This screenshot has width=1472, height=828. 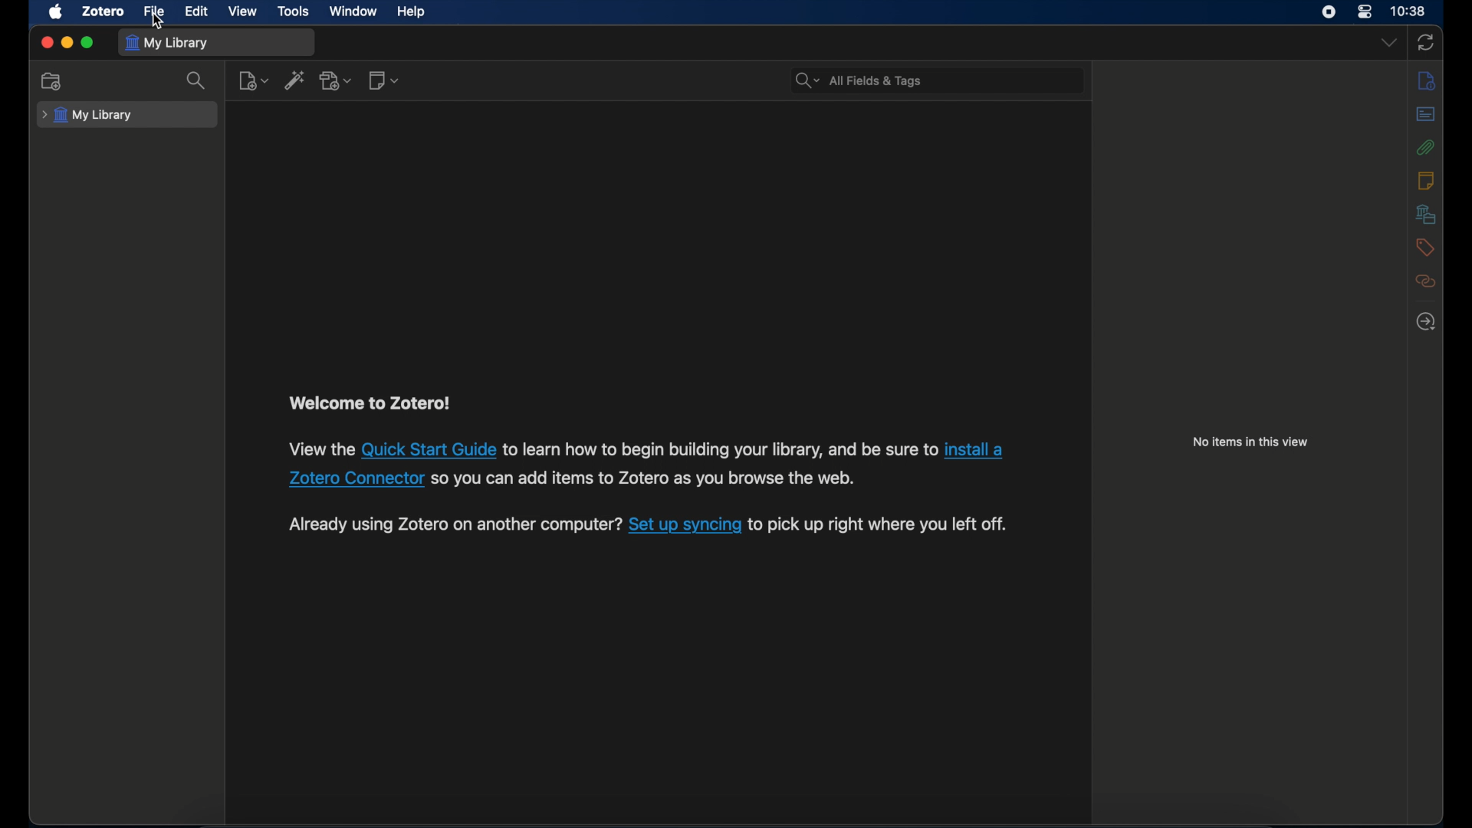 I want to click on so you can add items to Zotero as you browse the web, so click(x=653, y=480).